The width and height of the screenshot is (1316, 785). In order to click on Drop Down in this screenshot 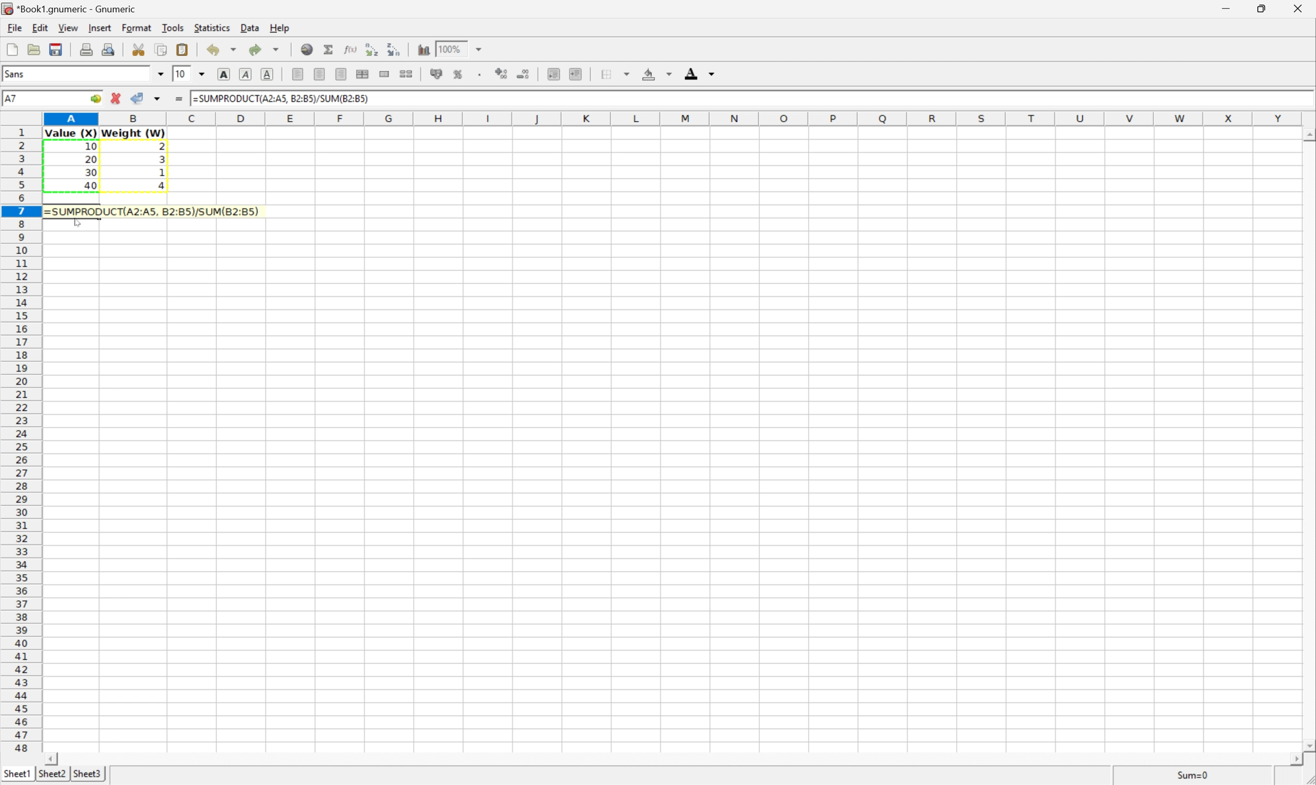, I will do `click(203, 72)`.